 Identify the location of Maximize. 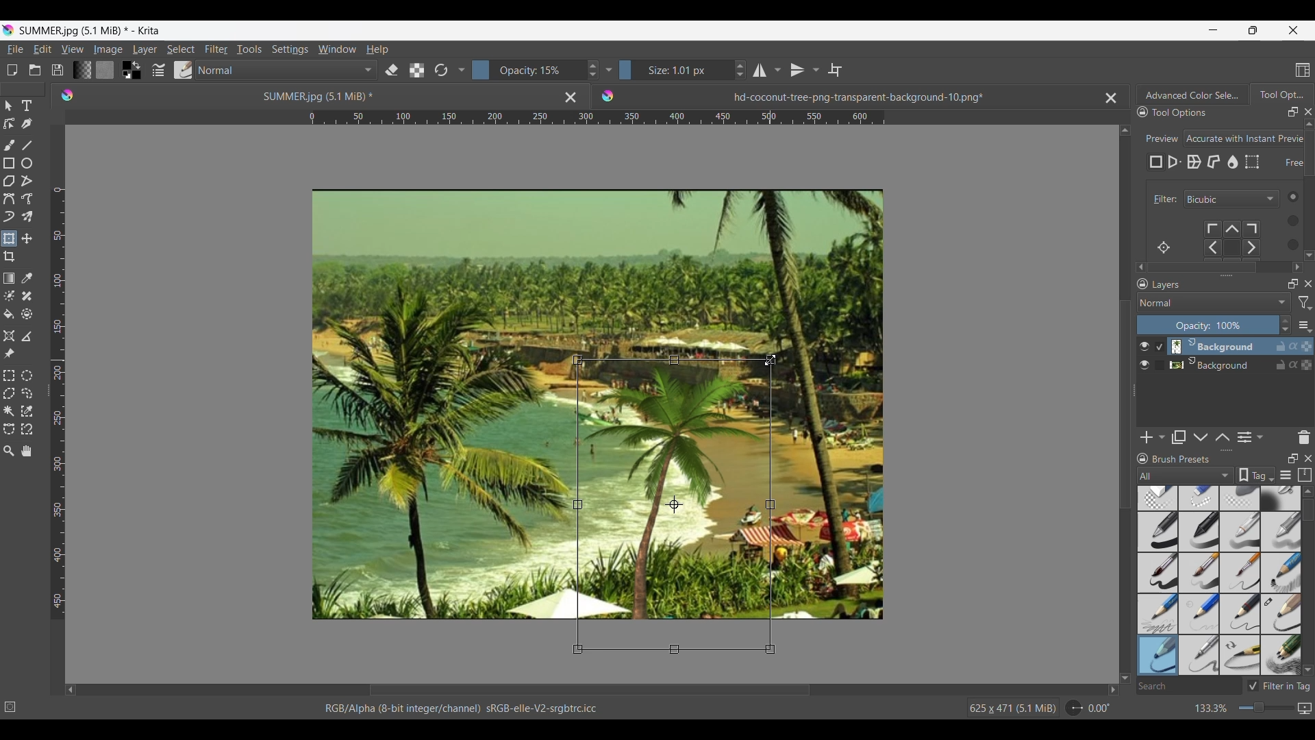
(1307, 343).